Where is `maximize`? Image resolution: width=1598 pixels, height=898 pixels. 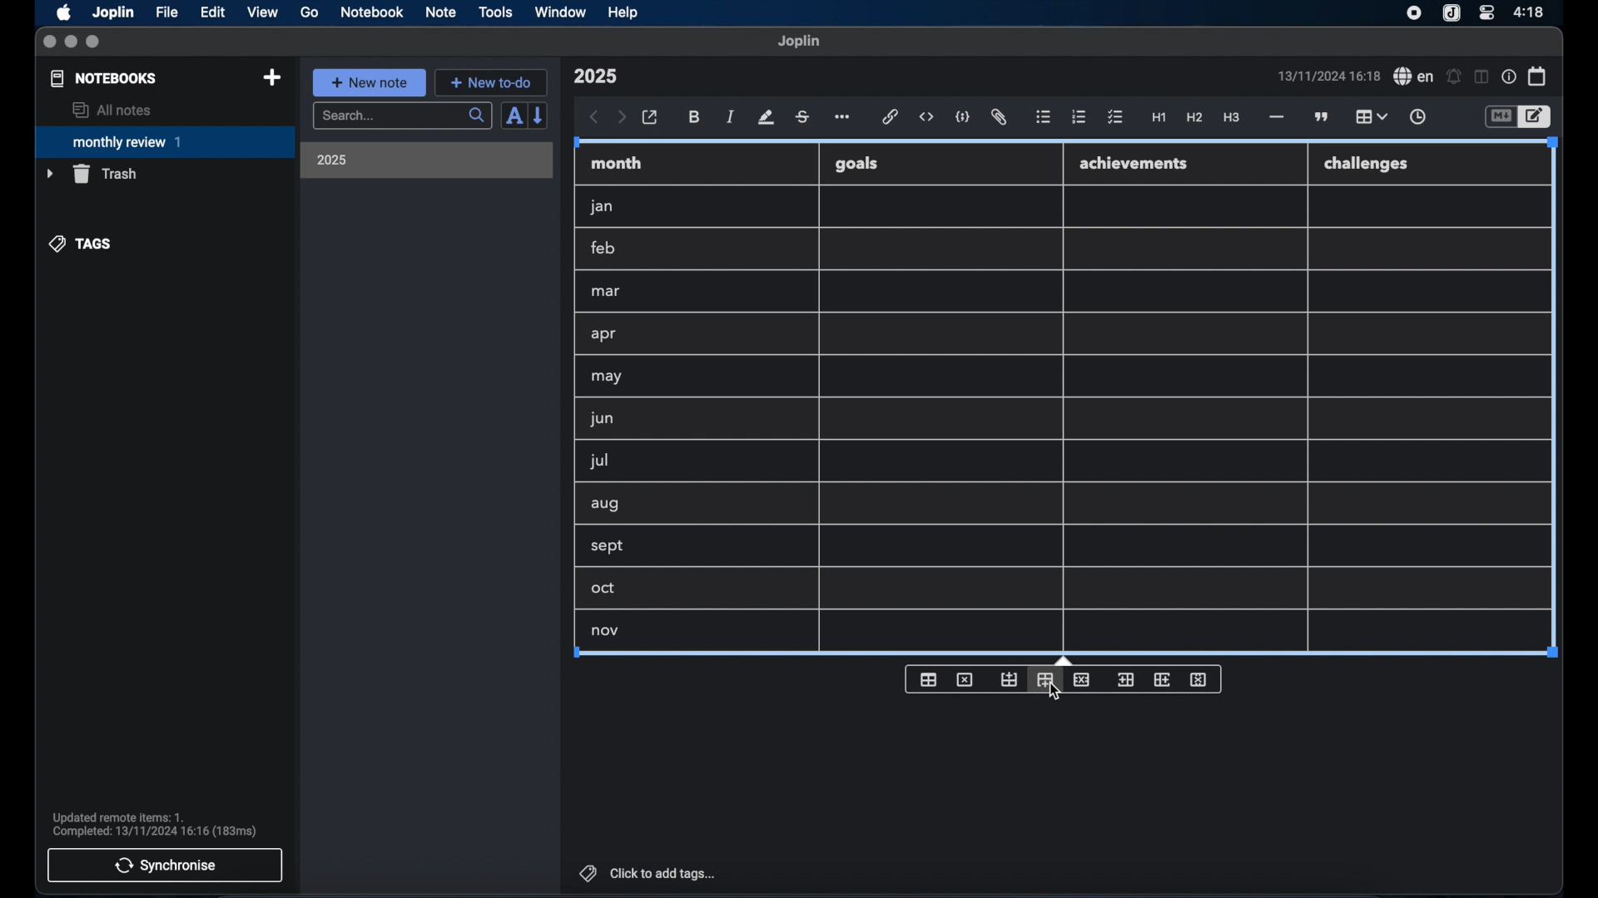
maximize is located at coordinates (94, 42).